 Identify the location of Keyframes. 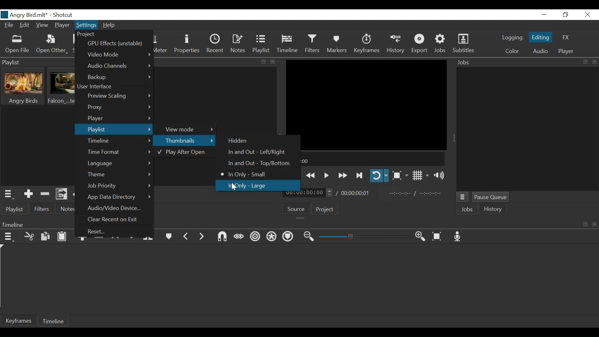
(19, 320).